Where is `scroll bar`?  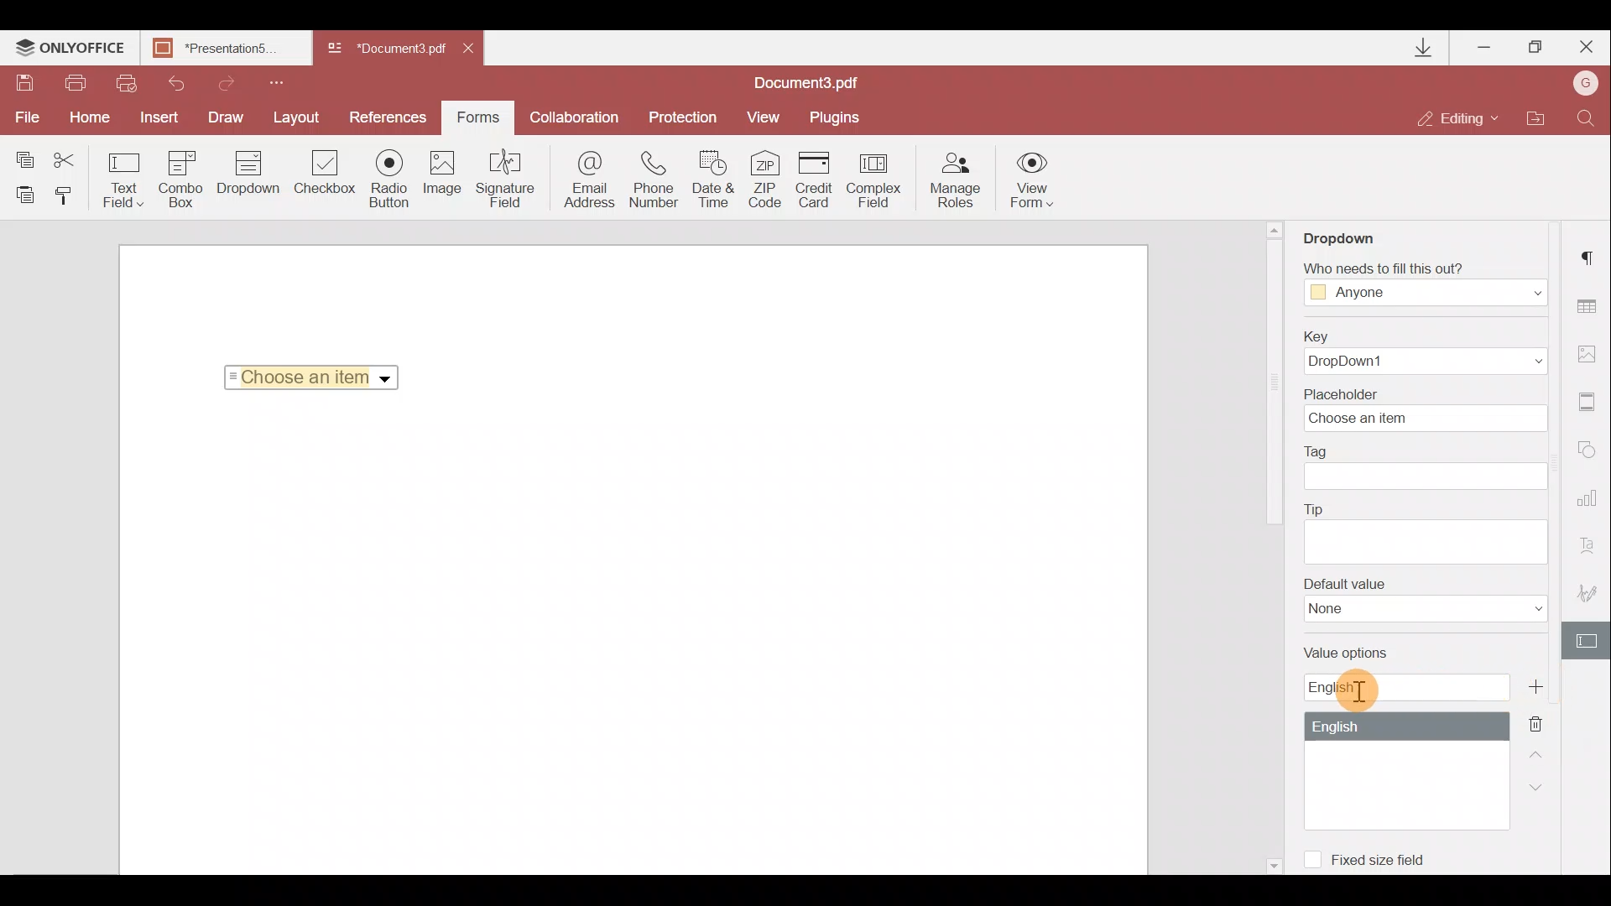 scroll bar is located at coordinates (1272, 385).